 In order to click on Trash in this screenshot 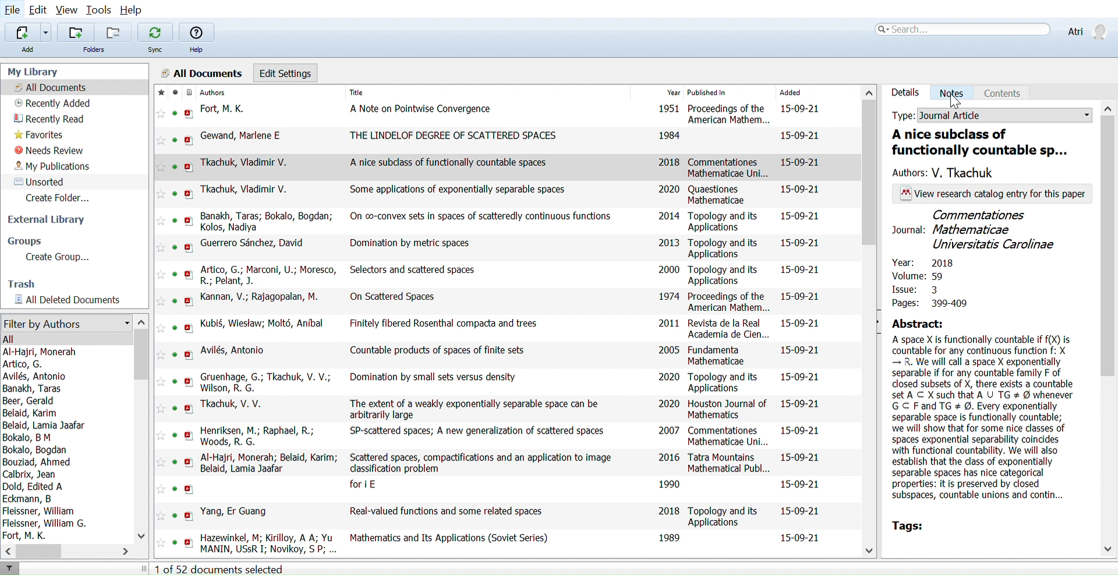, I will do `click(27, 285)`.